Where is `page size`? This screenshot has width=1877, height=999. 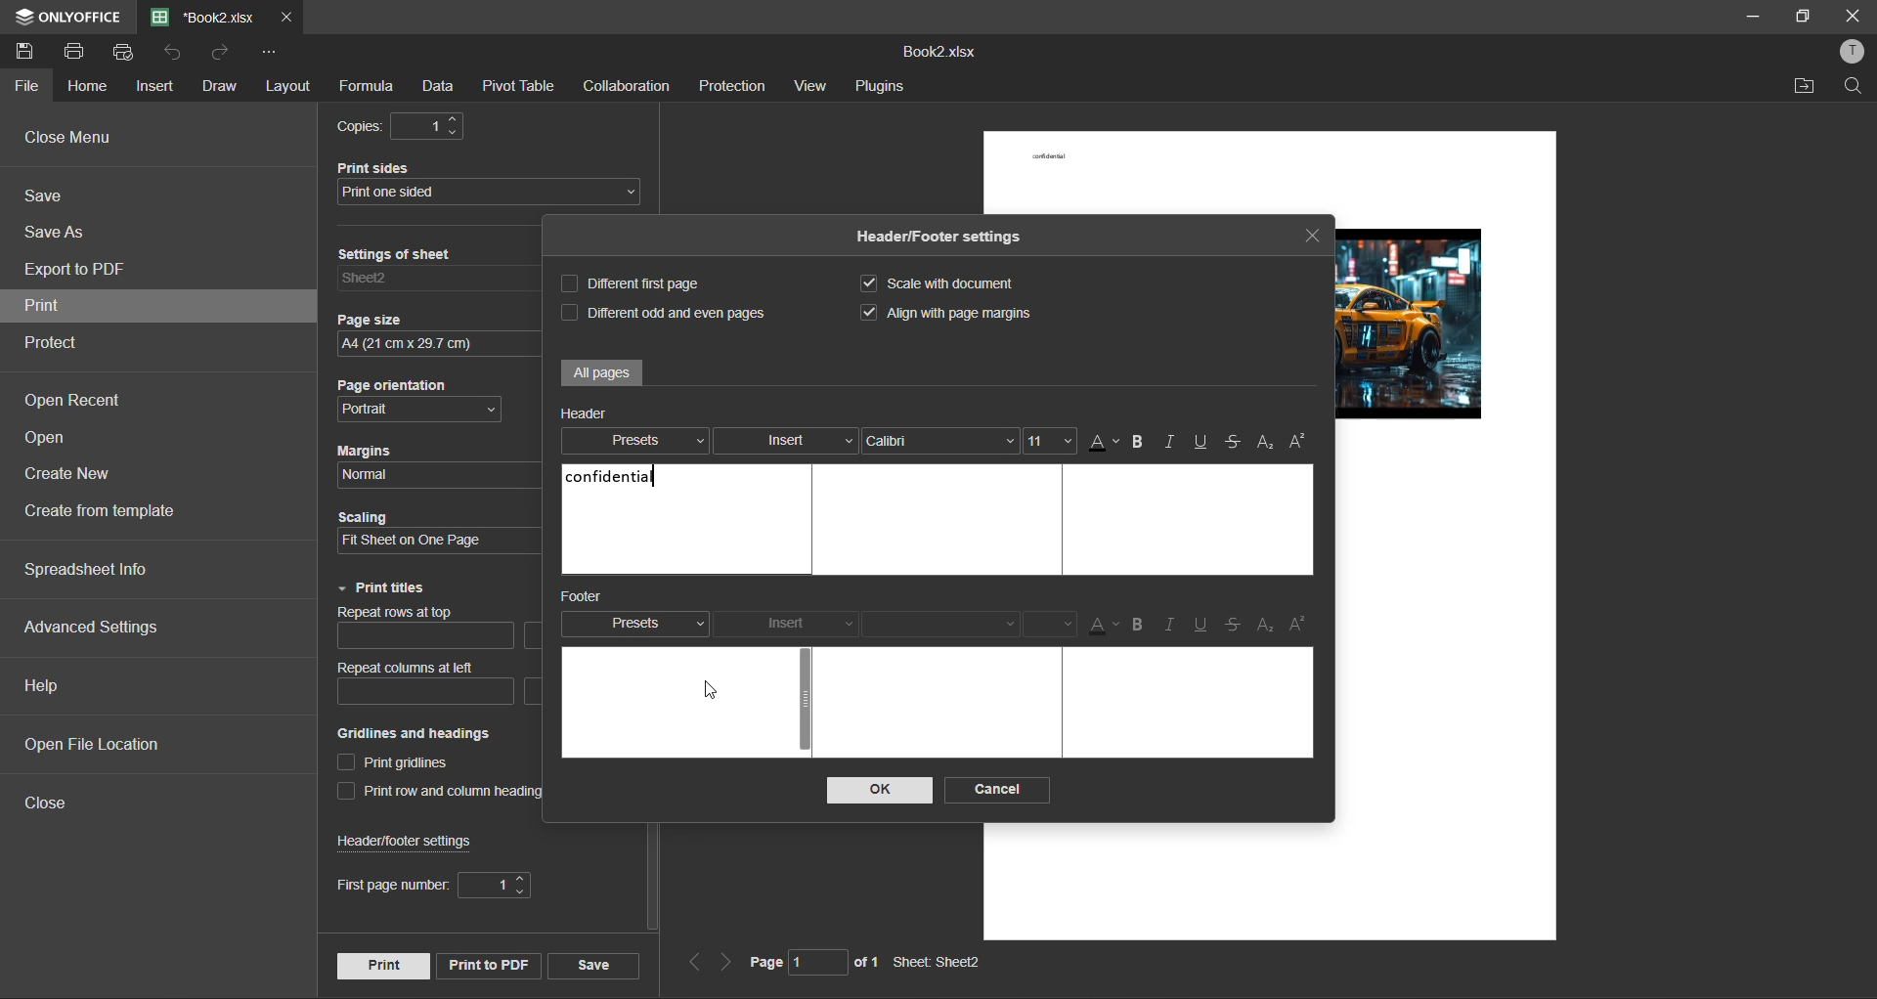
page size is located at coordinates (435, 345).